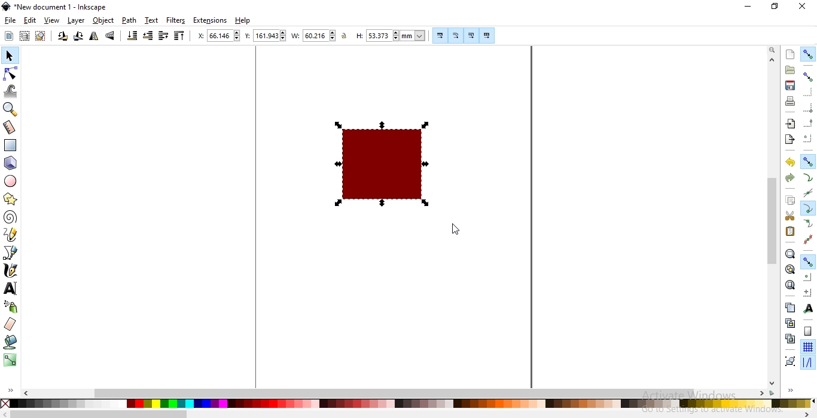 This screenshot has height=418, width=817. Describe the element at coordinates (10, 128) in the screenshot. I see `measurement tool` at that location.